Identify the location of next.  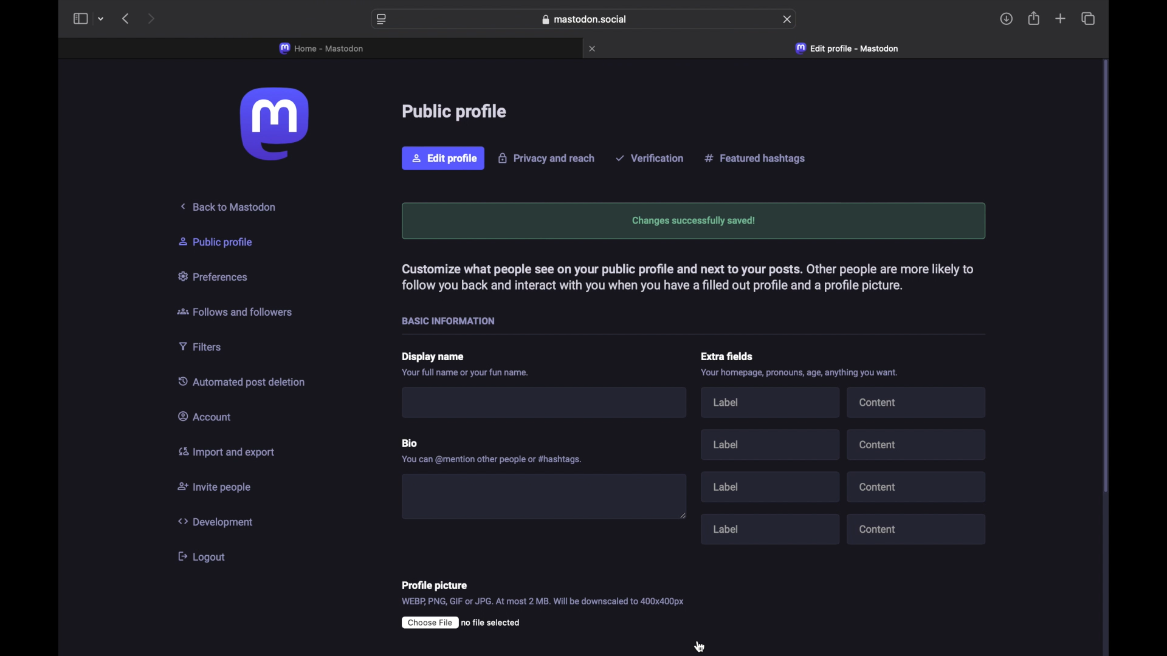
(151, 18).